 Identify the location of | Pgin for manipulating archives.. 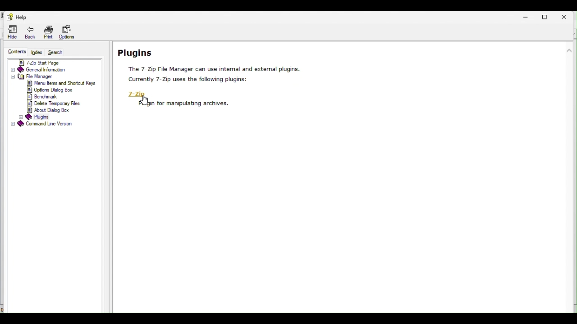
(188, 103).